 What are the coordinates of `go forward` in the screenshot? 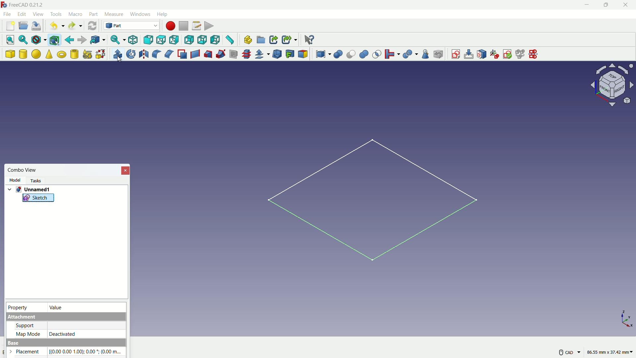 It's located at (82, 40).